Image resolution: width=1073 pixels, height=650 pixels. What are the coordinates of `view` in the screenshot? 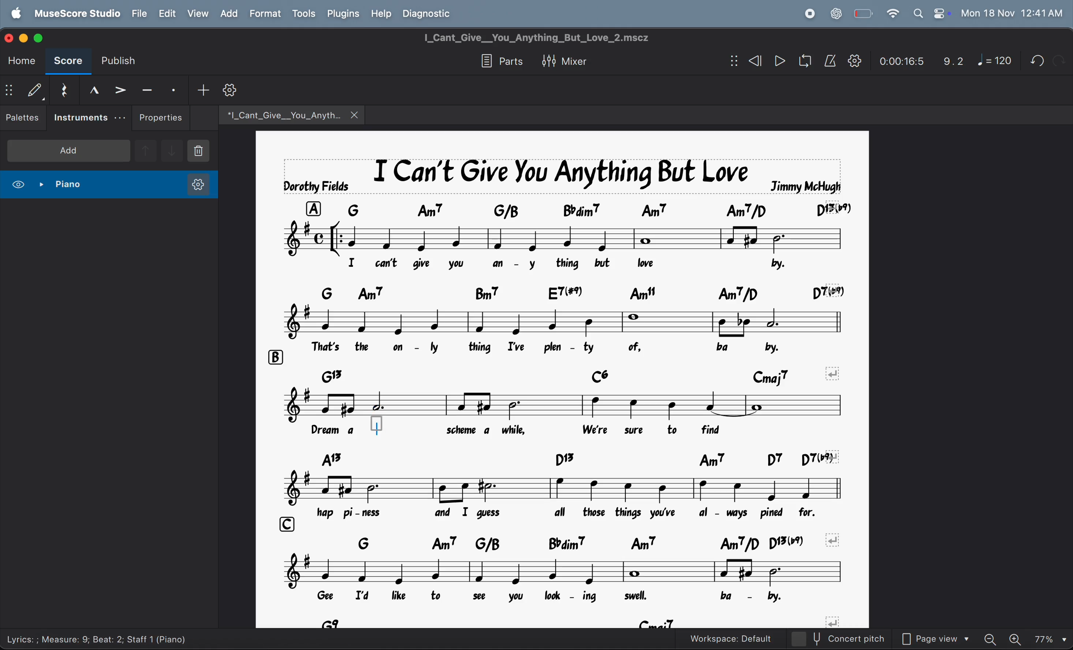 It's located at (18, 183).